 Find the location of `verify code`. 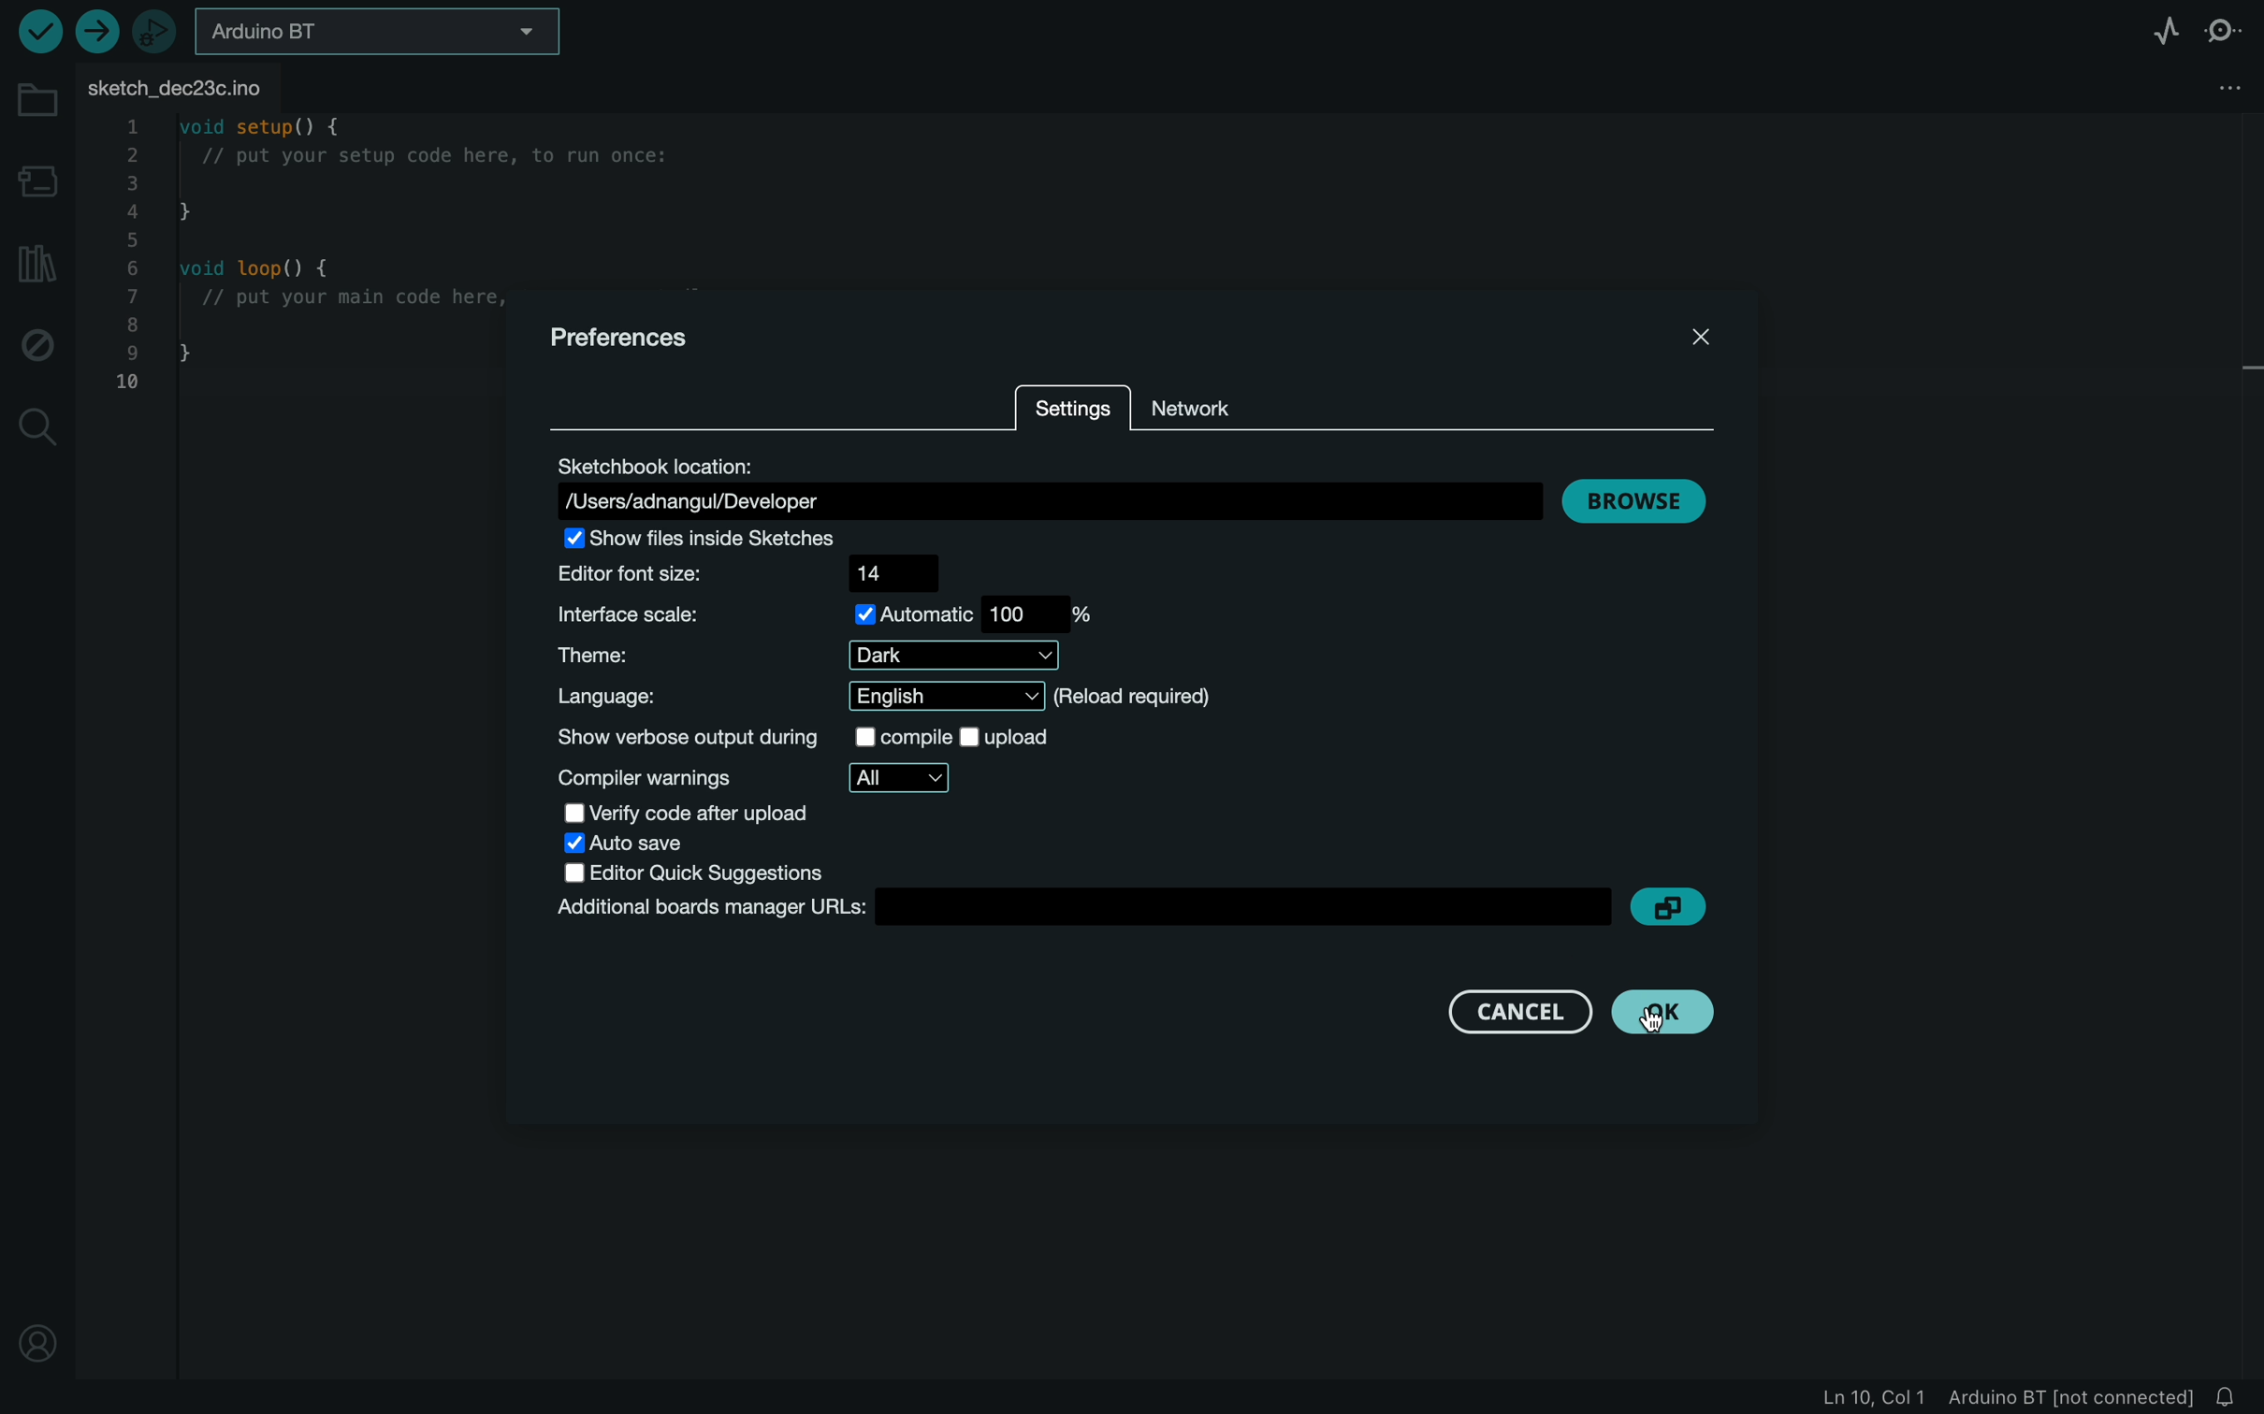

verify code is located at coordinates (722, 814).